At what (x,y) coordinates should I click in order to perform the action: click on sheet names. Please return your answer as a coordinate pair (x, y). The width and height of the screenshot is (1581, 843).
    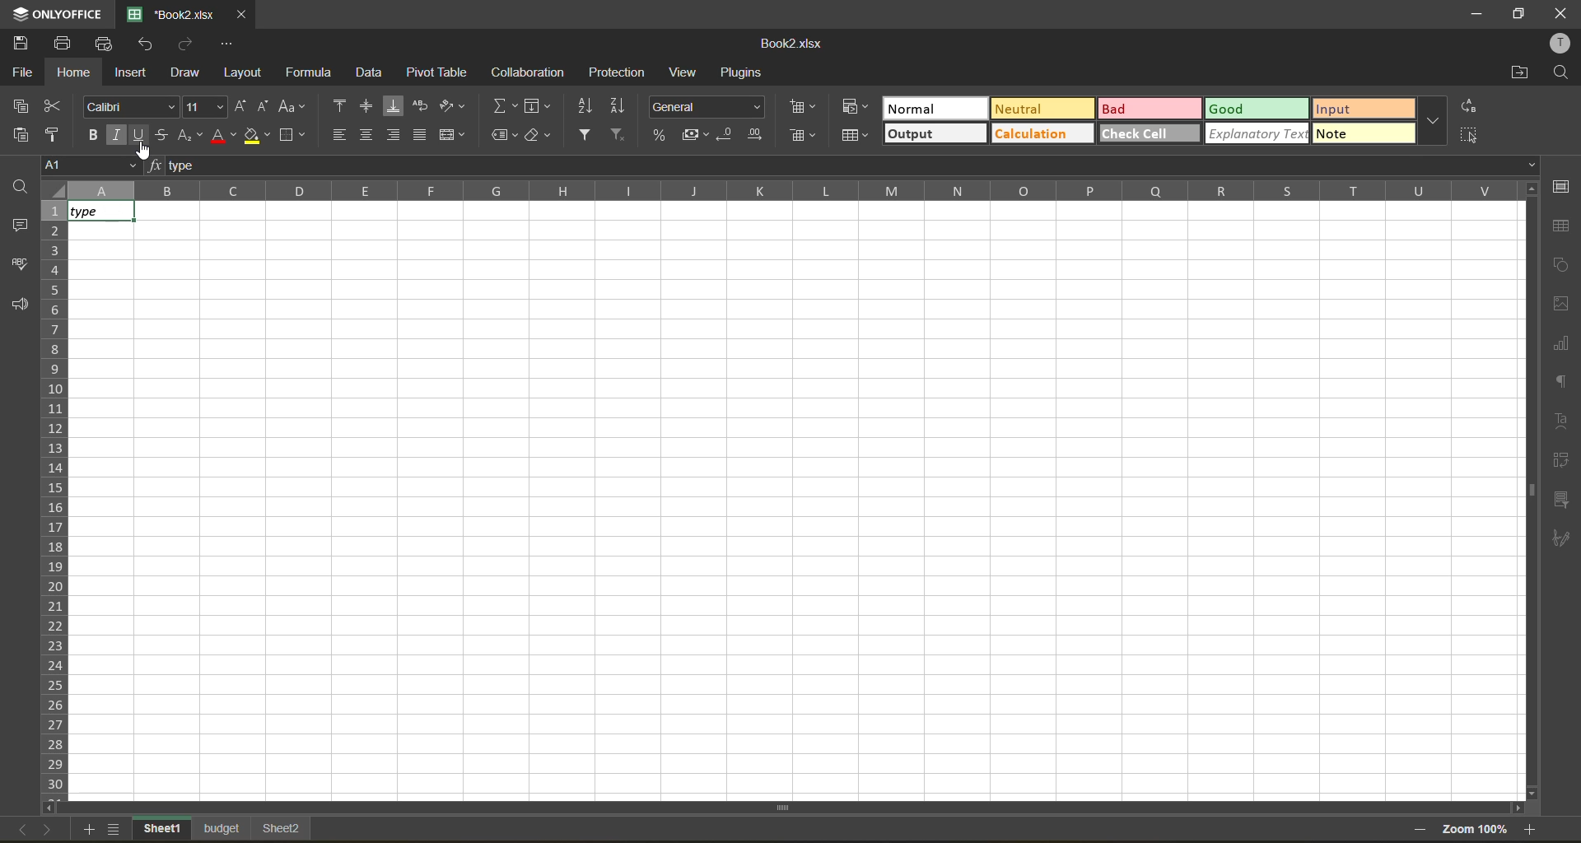
    Looking at the image, I should click on (226, 828).